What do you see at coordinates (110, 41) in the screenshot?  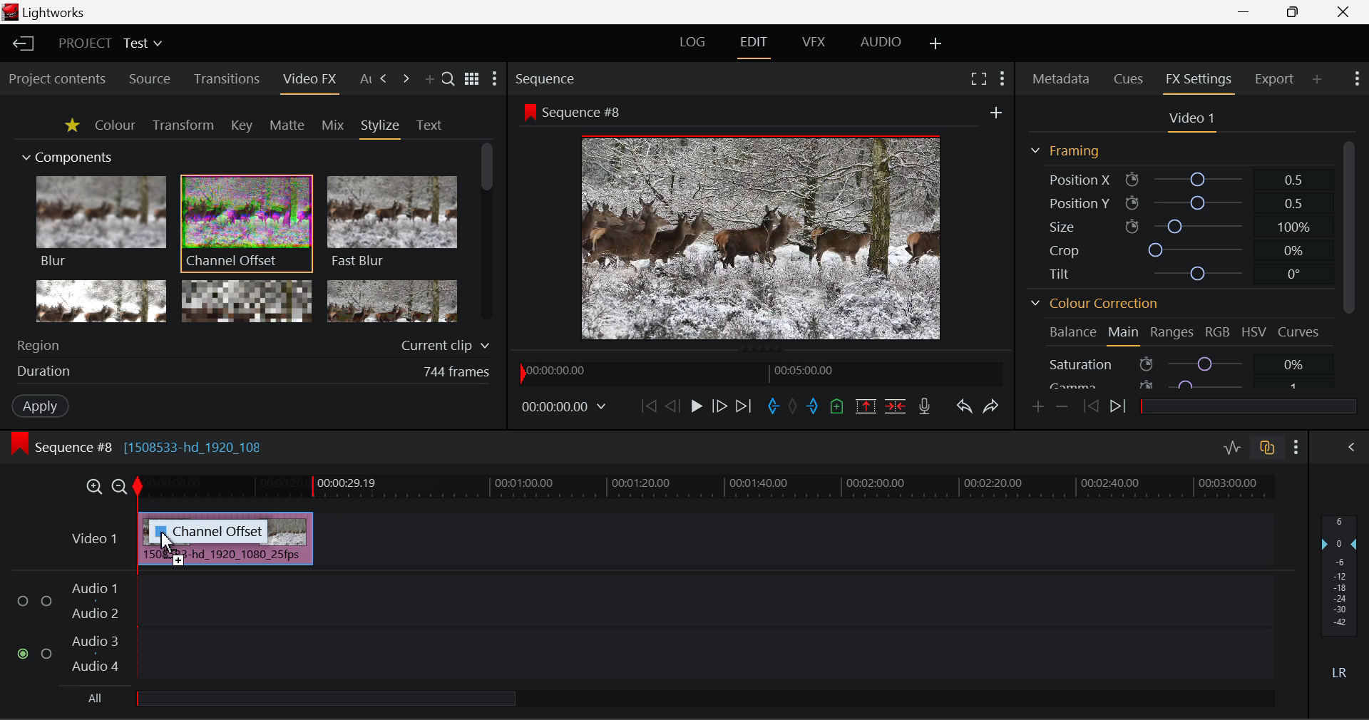 I see `Project Title` at bounding box center [110, 41].